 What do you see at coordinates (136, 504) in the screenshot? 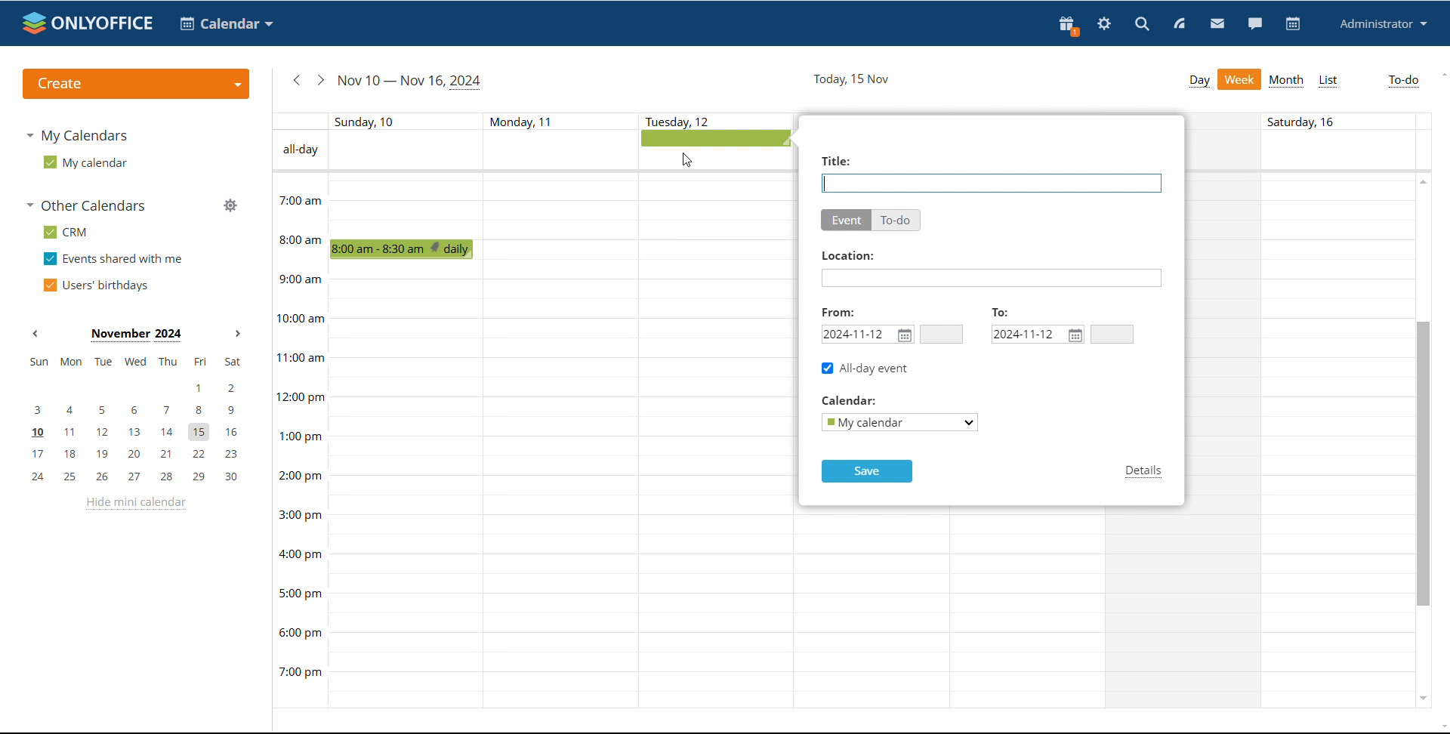
I see `hide mini calendar` at bounding box center [136, 504].